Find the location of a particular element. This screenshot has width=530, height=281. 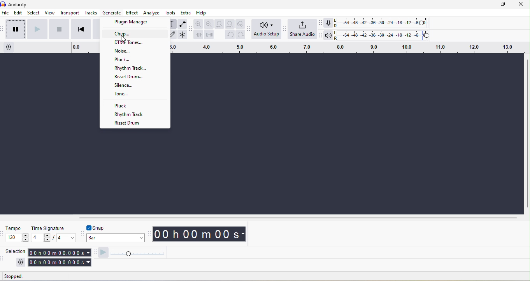

help is located at coordinates (202, 13).